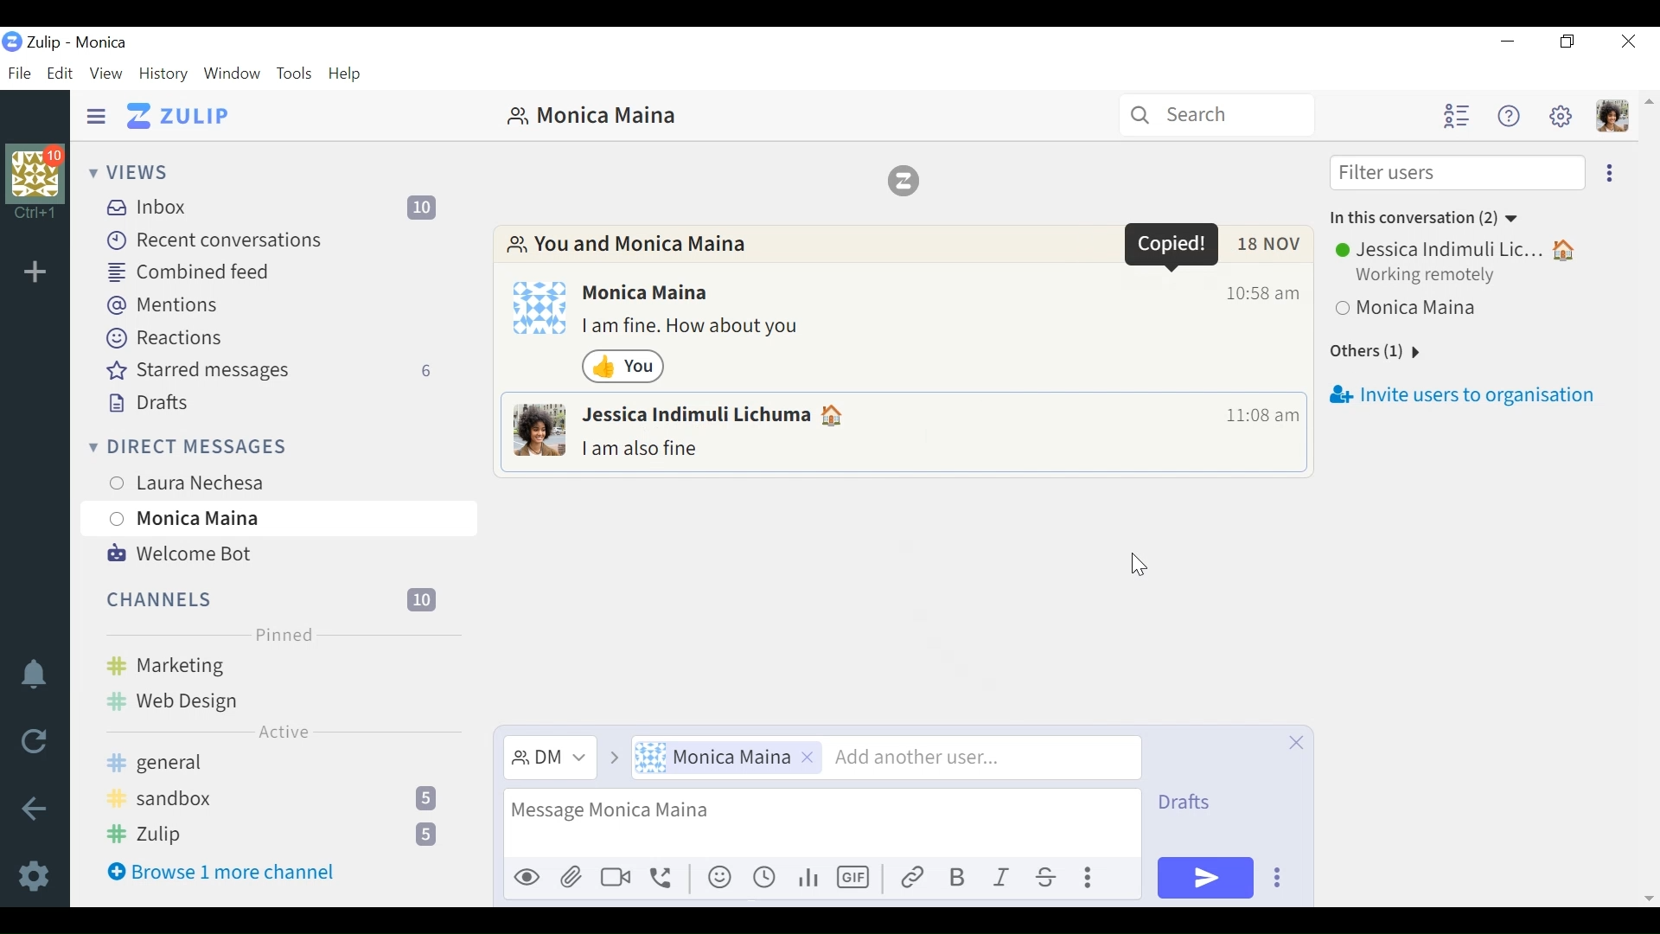 The height and width of the screenshot is (934, 1660). Describe the element at coordinates (185, 270) in the screenshot. I see `Combined feed` at that location.